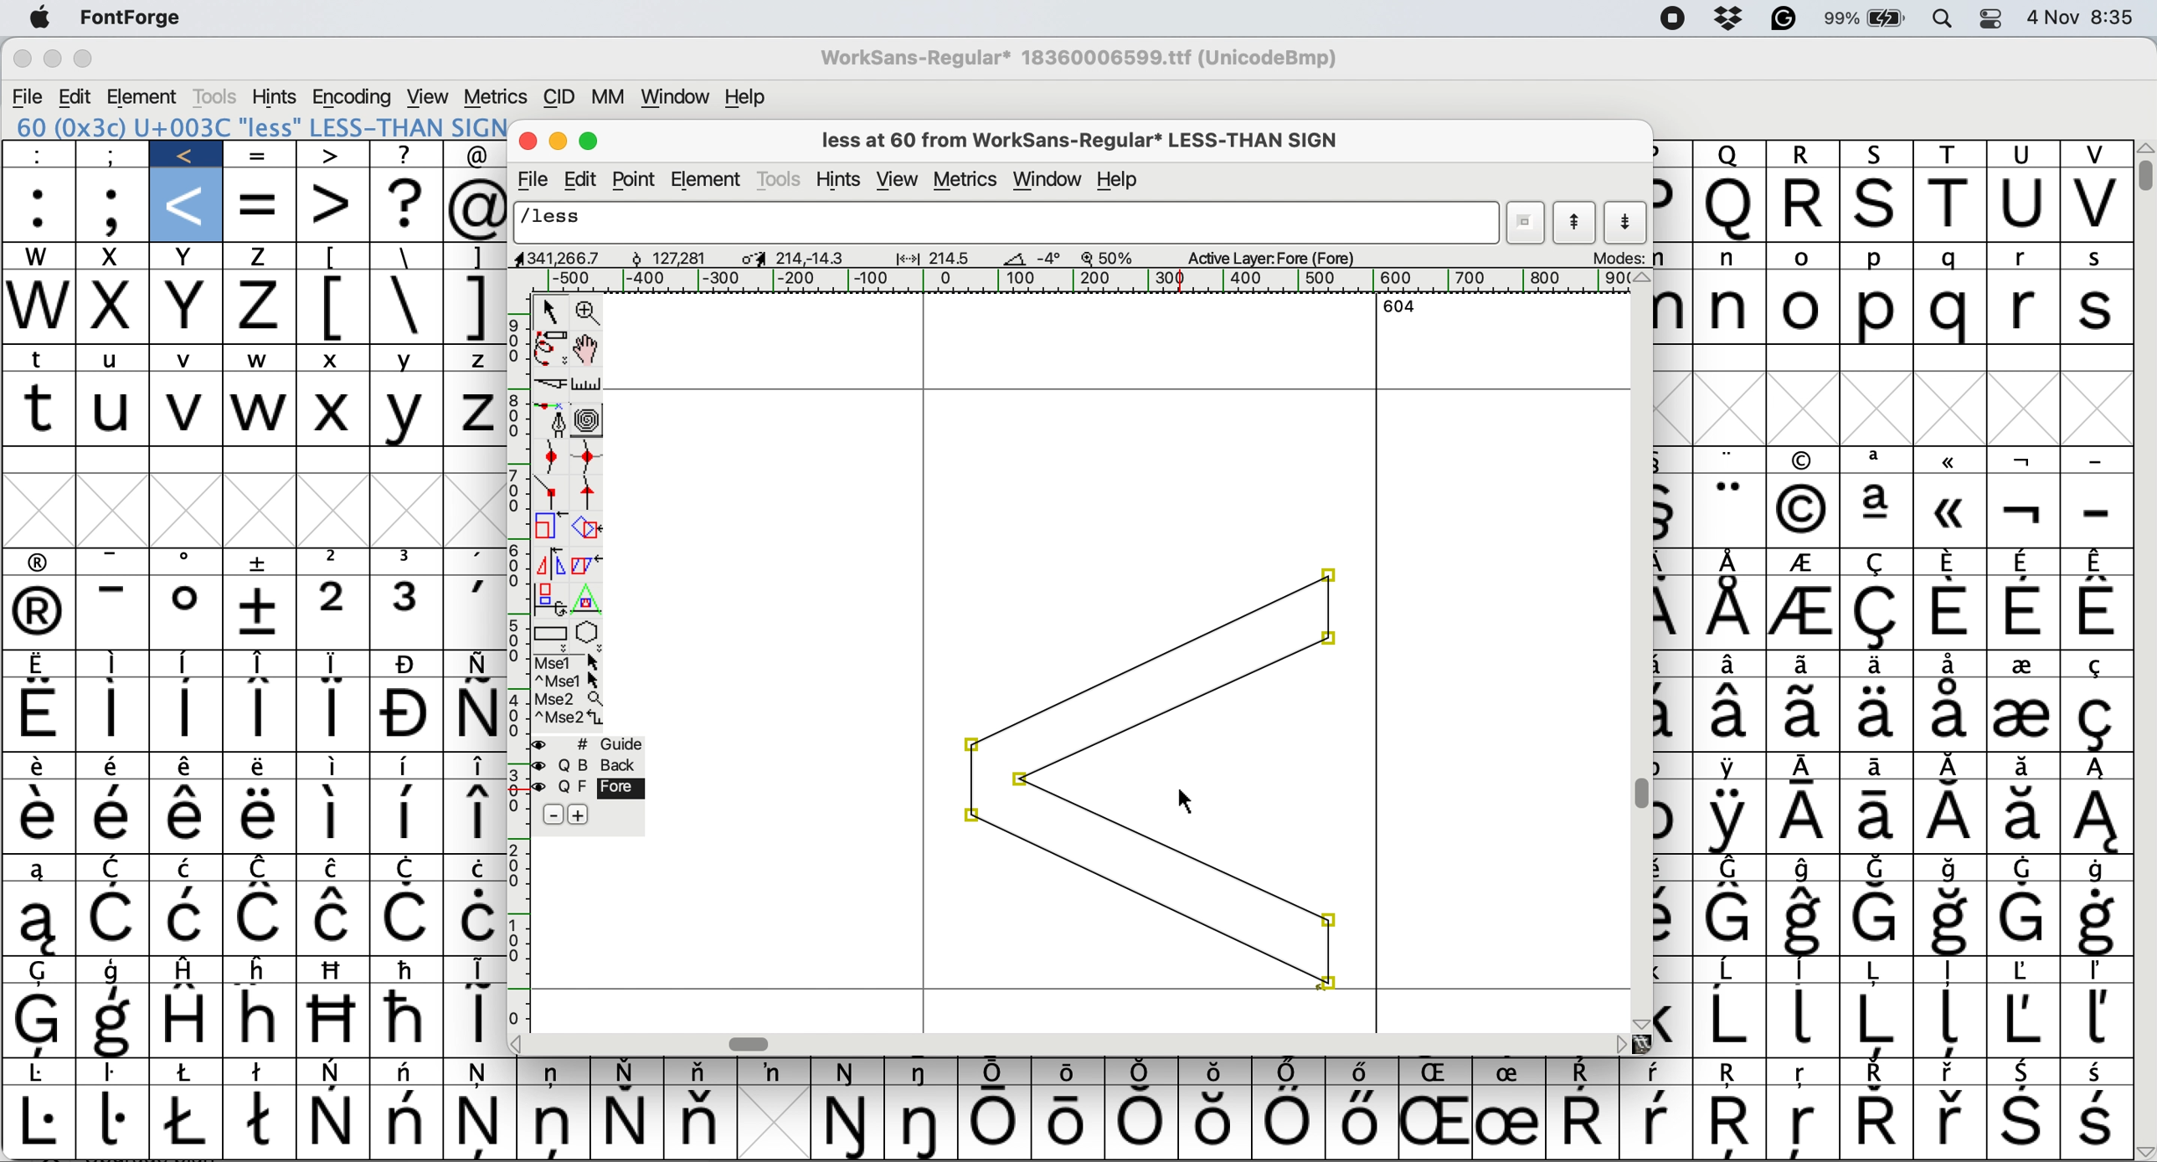 This screenshot has height=1162, width=2157. What do you see at coordinates (517, 663) in the screenshot?
I see `vertical scale` at bounding box center [517, 663].